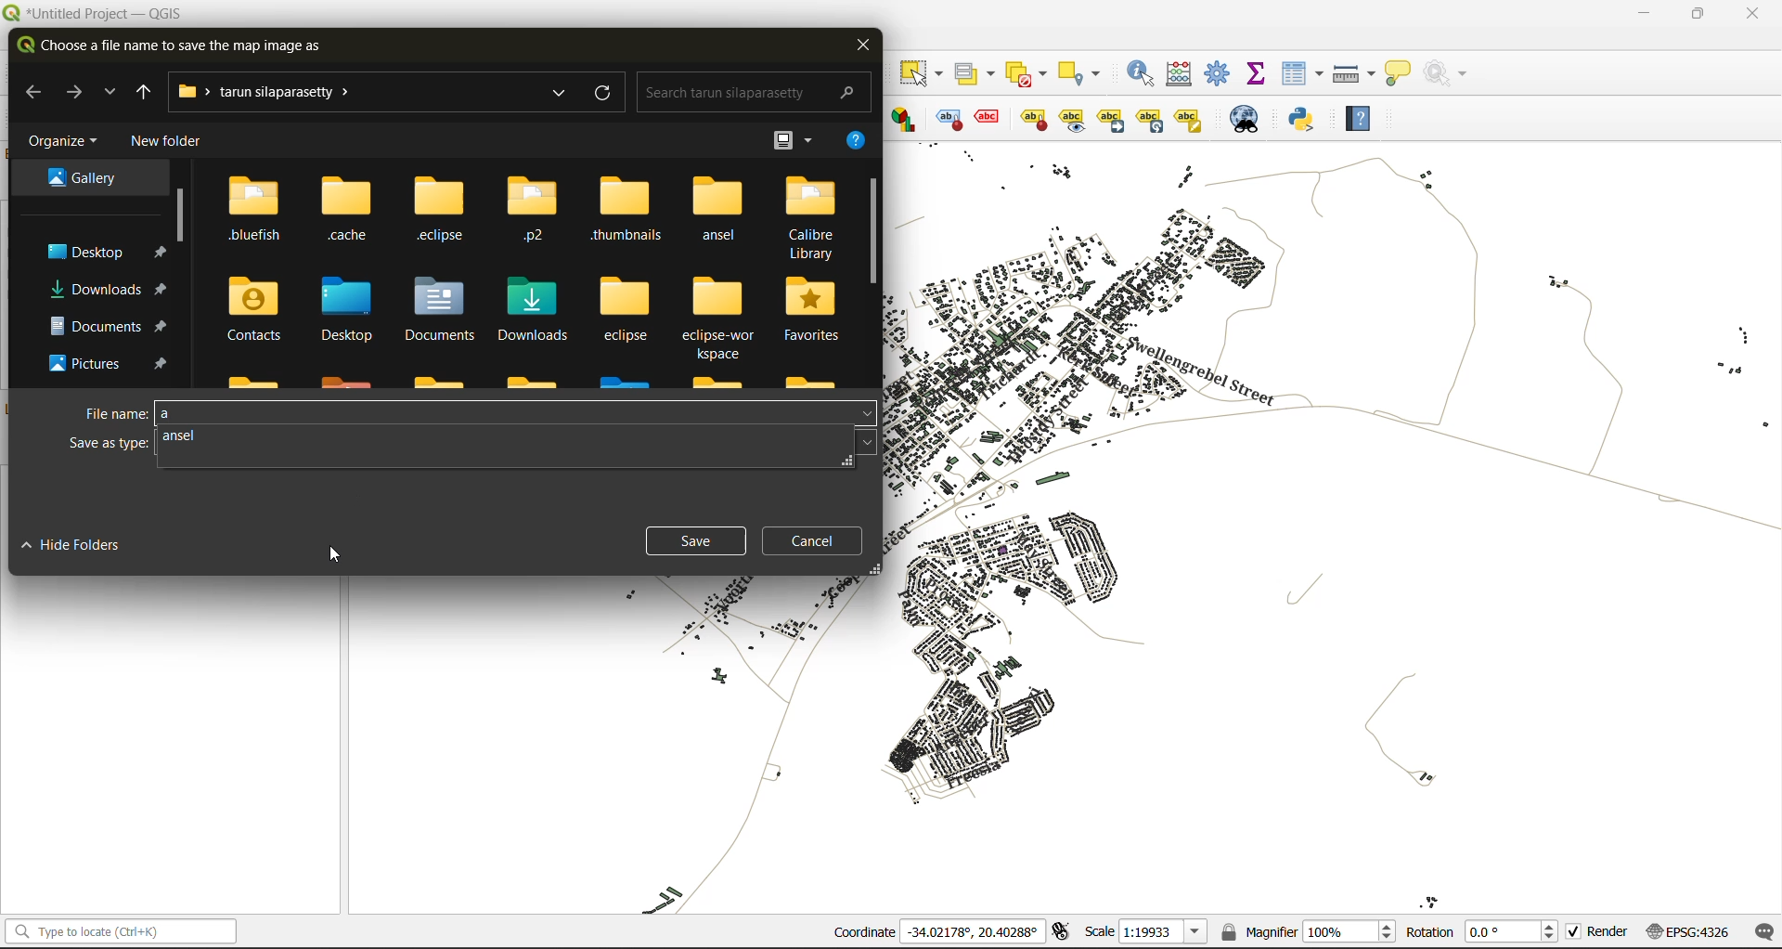  What do you see at coordinates (1594, 935) in the screenshot?
I see `render` at bounding box center [1594, 935].